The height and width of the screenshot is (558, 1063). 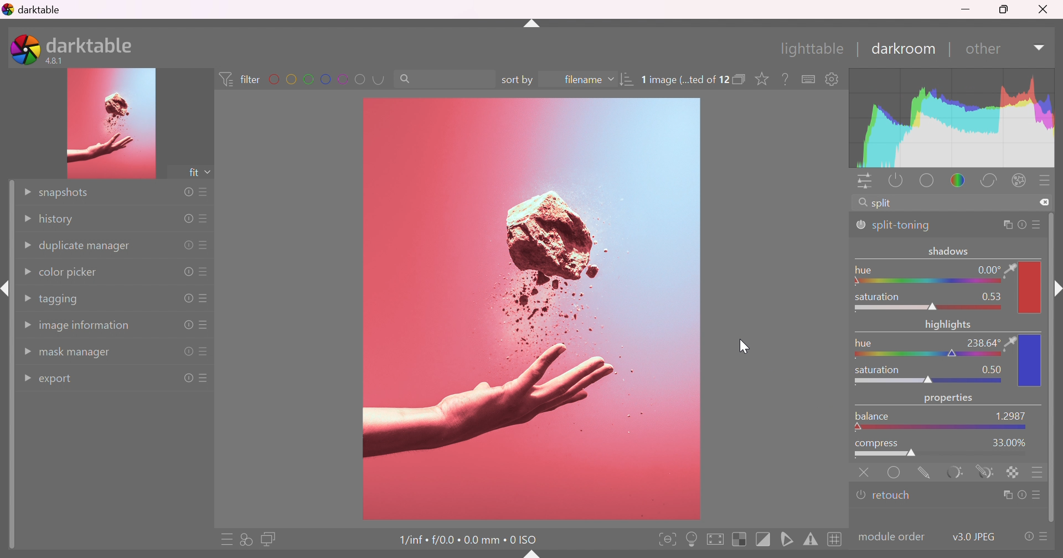 What do you see at coordinates (982, 49) in the screenshot?
I see `down` at bounding box center [982, 49].